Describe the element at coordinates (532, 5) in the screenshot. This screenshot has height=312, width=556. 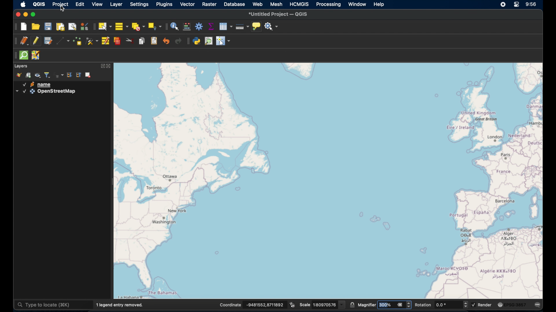
I see `time` at that location.